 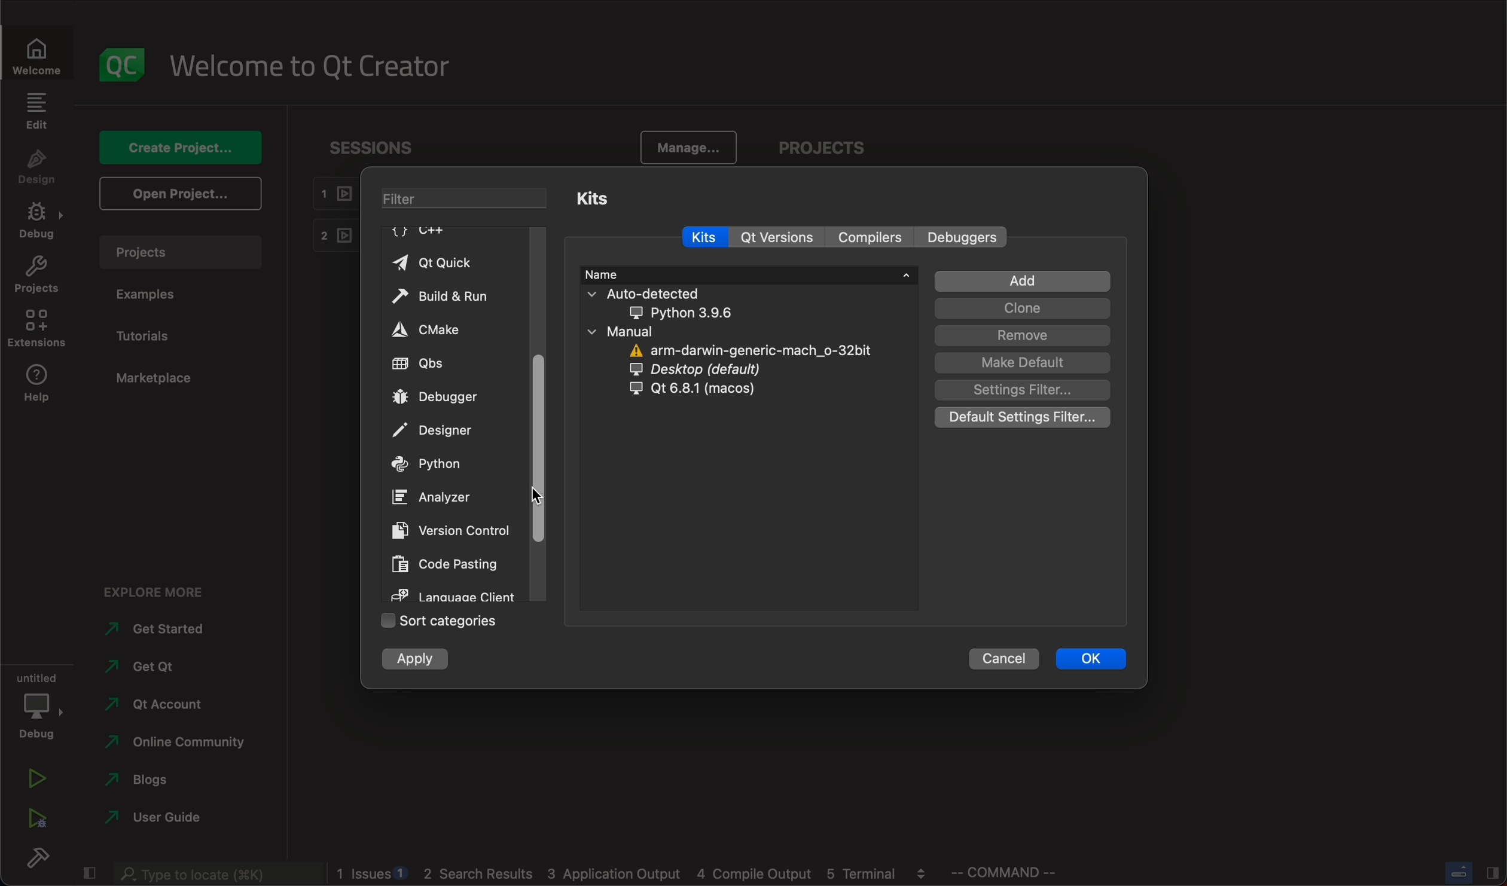 What do you see at coordinates (35, 328) in the screenshot?
I see `extenstions` at bounding box center [35, 328].